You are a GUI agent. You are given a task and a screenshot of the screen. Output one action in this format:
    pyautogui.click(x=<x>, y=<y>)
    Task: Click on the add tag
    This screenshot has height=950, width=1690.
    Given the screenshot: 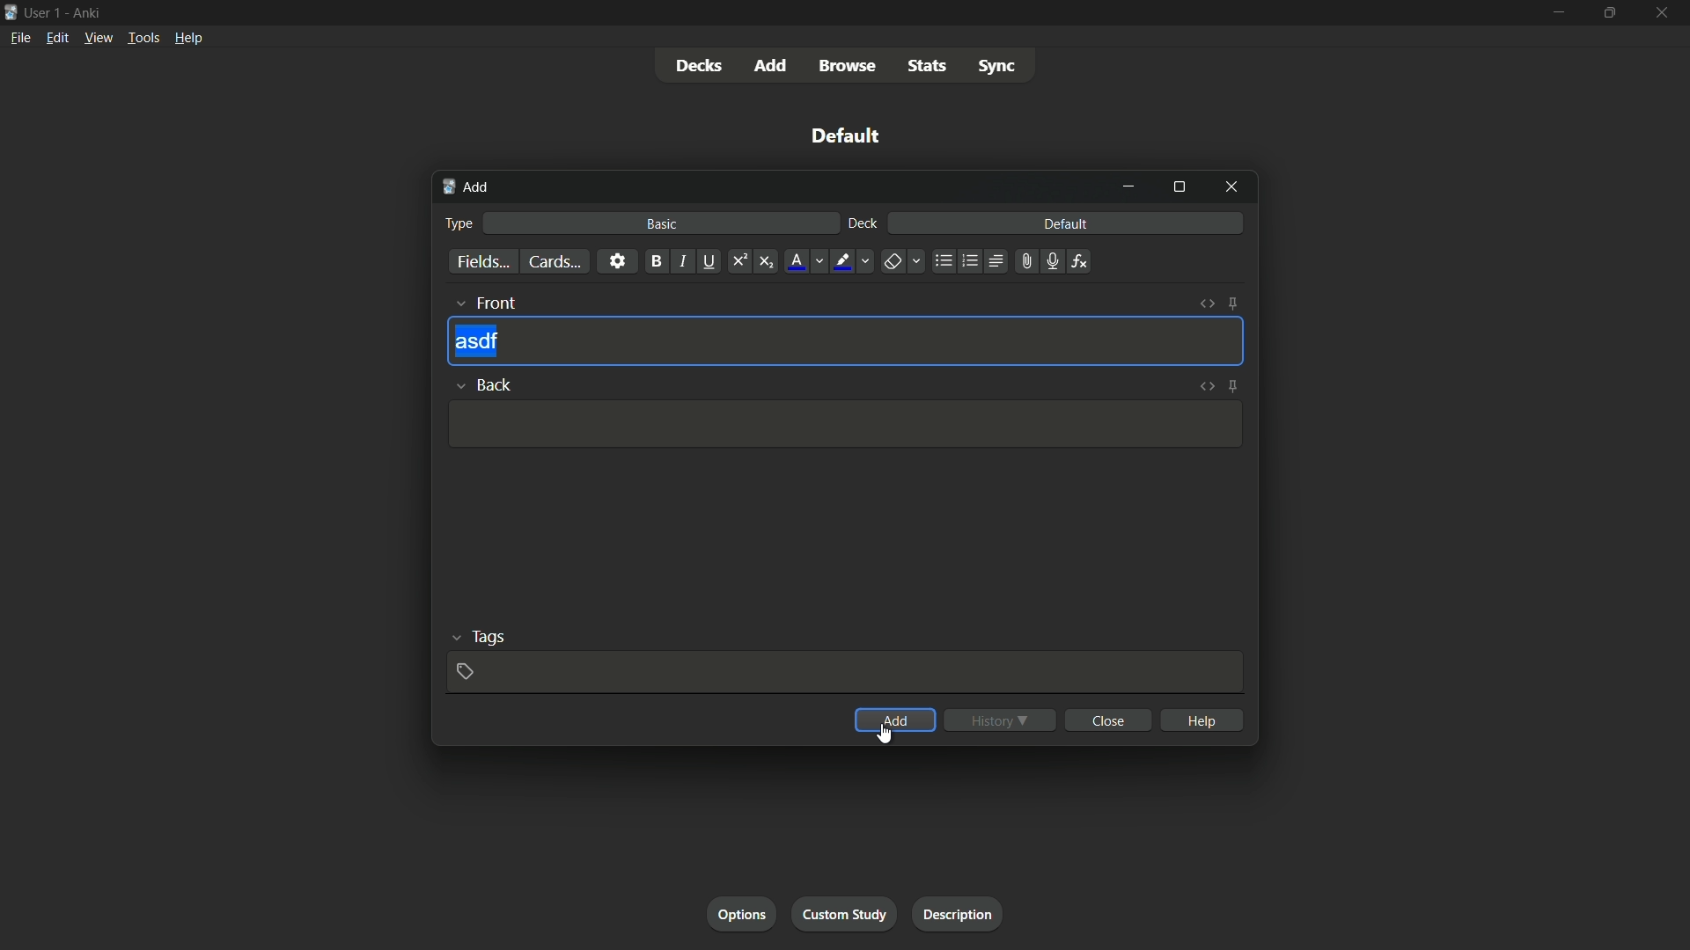 What is the action you would take?
    pyautogui.click(x=466, y=670)
    